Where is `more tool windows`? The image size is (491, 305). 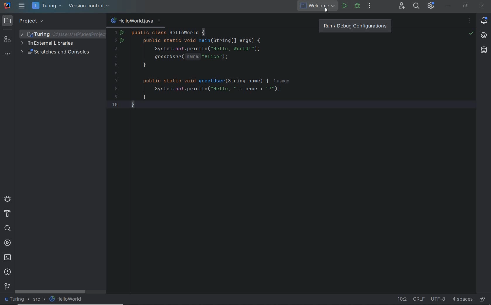
more tool windows is located at coordinates (7, 55).